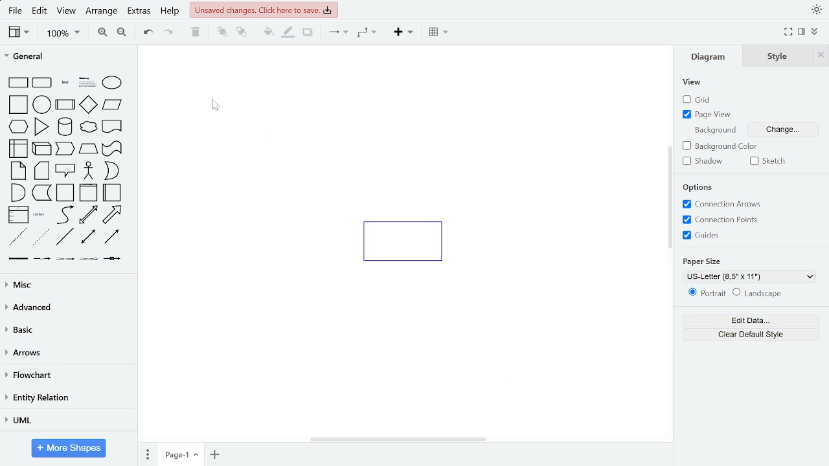 The image size is (829, 466). I want to click on fill line, so click(289, 34).